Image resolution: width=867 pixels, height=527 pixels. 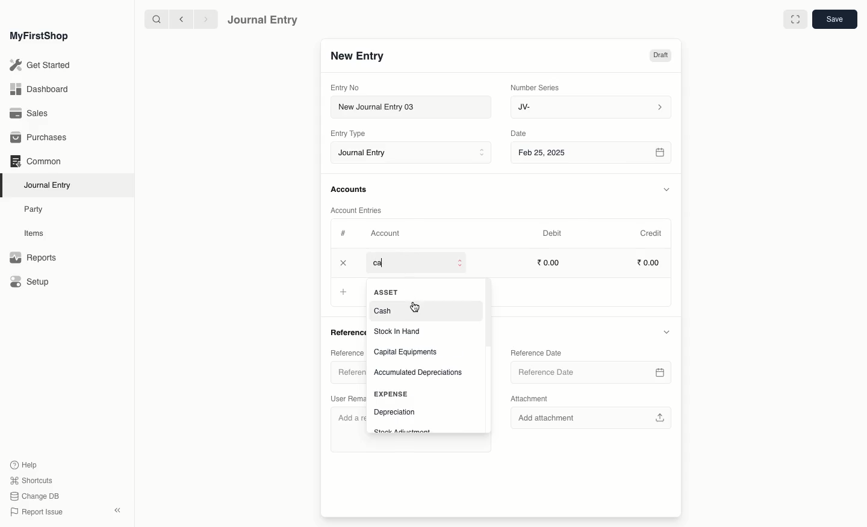 I want to click on Shortcuts, so click(x=30, y=479).